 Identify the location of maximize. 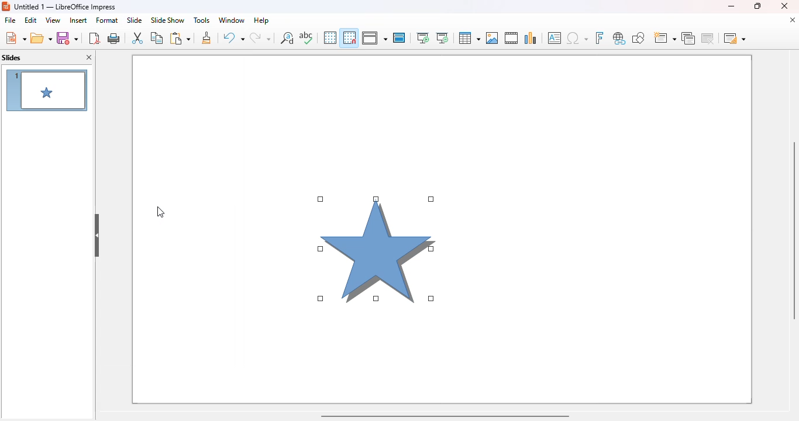
(756, 6).